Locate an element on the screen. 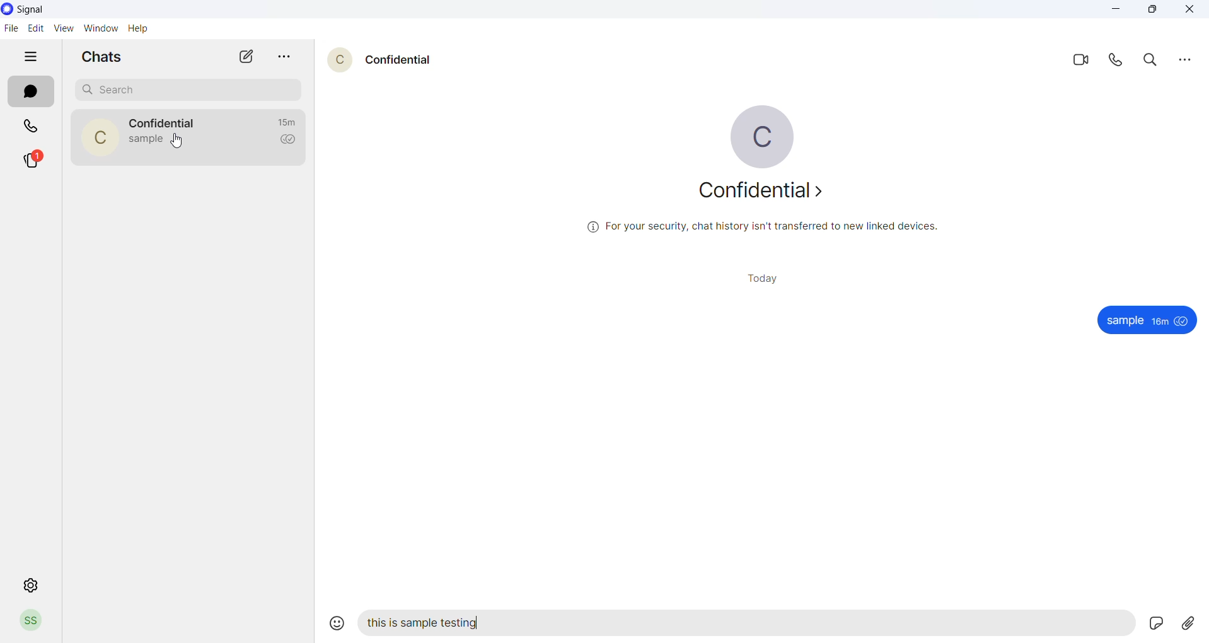  send attachment is located at coordinates (1188, 623).